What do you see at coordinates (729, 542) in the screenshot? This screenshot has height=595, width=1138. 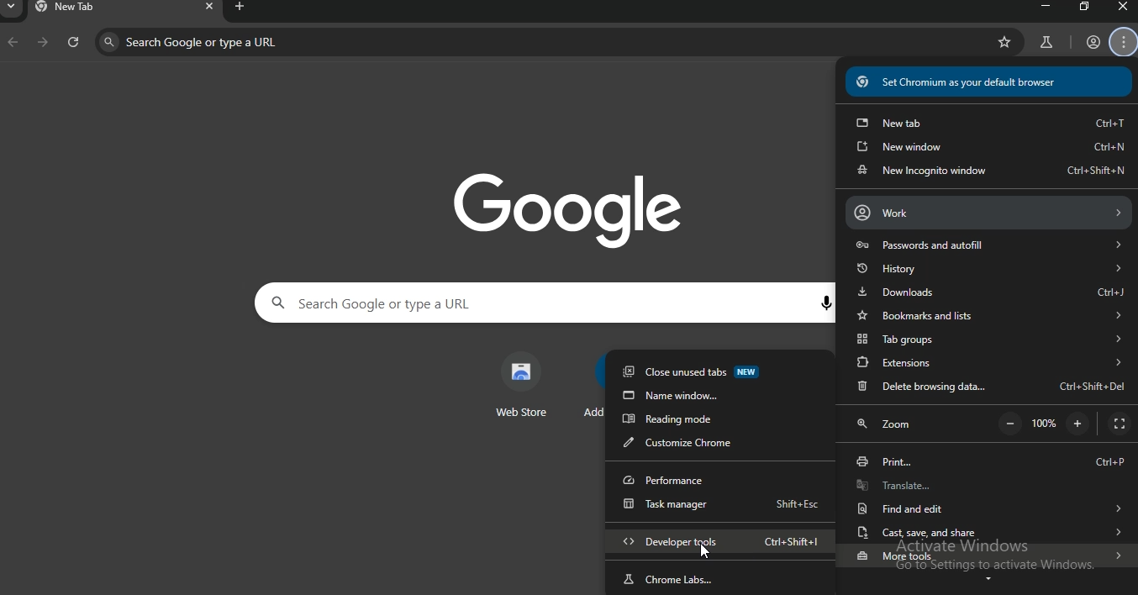 I see `developer tools` at bounding box center [729, 542].